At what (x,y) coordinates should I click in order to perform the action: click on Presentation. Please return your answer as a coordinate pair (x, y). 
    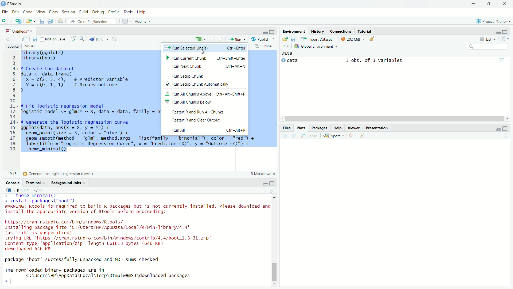
    Looking at the image, I should click on (377, 128).